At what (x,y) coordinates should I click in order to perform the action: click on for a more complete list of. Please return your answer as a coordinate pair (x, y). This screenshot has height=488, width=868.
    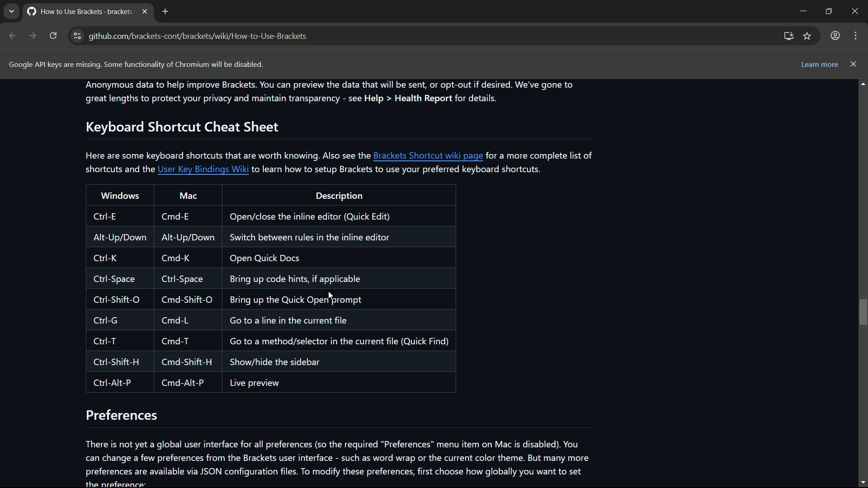
    Looking at the image, I should click on (541, 155).